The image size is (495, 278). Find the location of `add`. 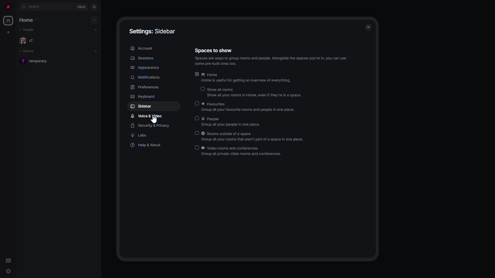

add is located at coordinates (95, 20).